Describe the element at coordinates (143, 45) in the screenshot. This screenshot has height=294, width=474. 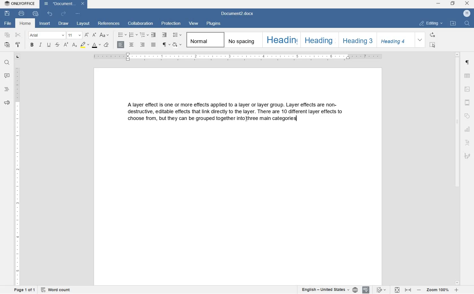
I see `align right` at that location.